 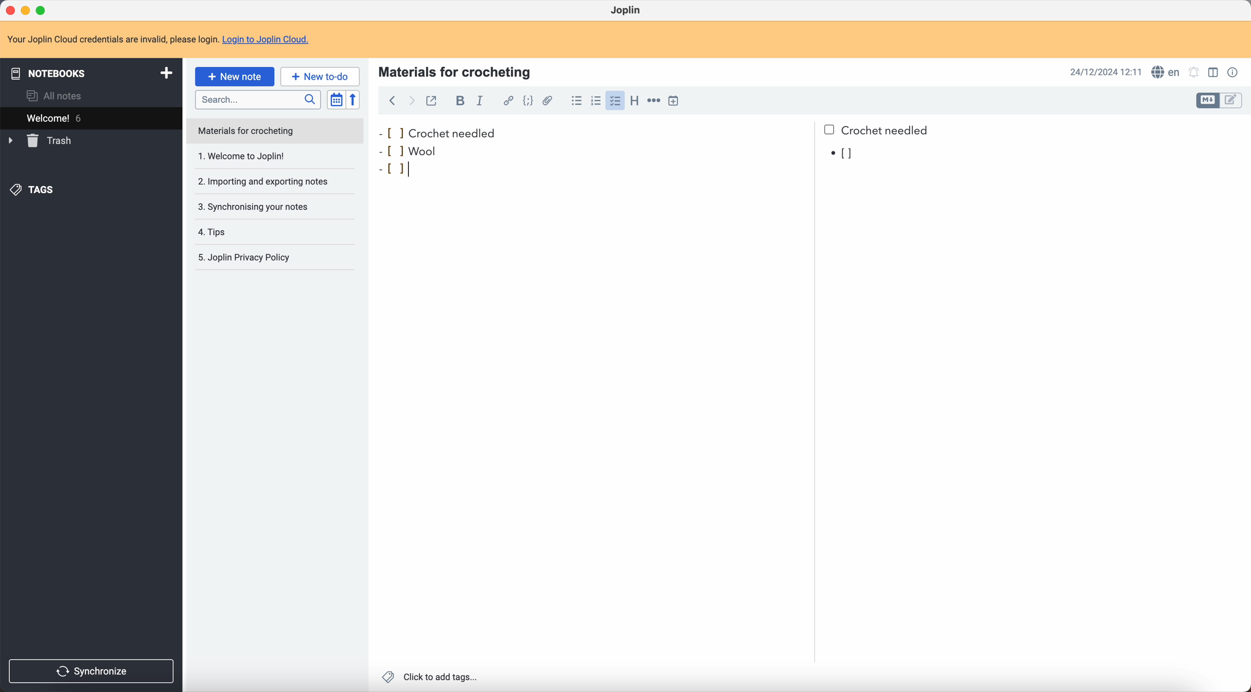 What do you see at coordinates (1234, 73) in the screenshot?
I see `note properties` at bounding box center [1234, 73].